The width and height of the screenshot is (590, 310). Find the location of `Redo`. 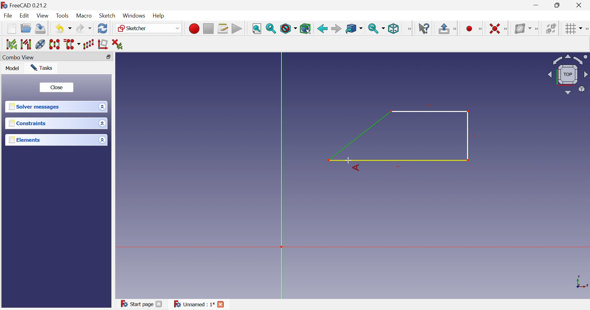

Redo is located at coordinates (83, 30).